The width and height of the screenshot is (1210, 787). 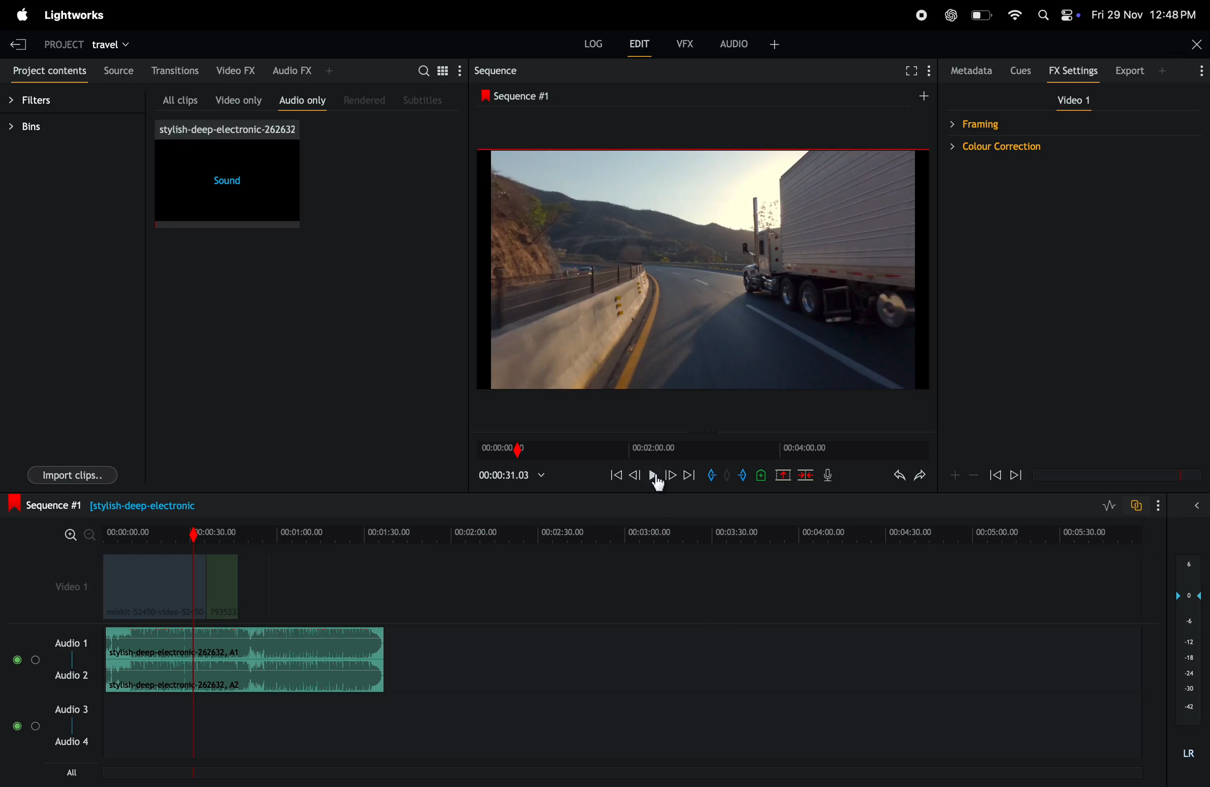 What do you see at coordinates (246, 677) in the screenshot?
I see `Audio Clip` at bounding box center [246, 677].